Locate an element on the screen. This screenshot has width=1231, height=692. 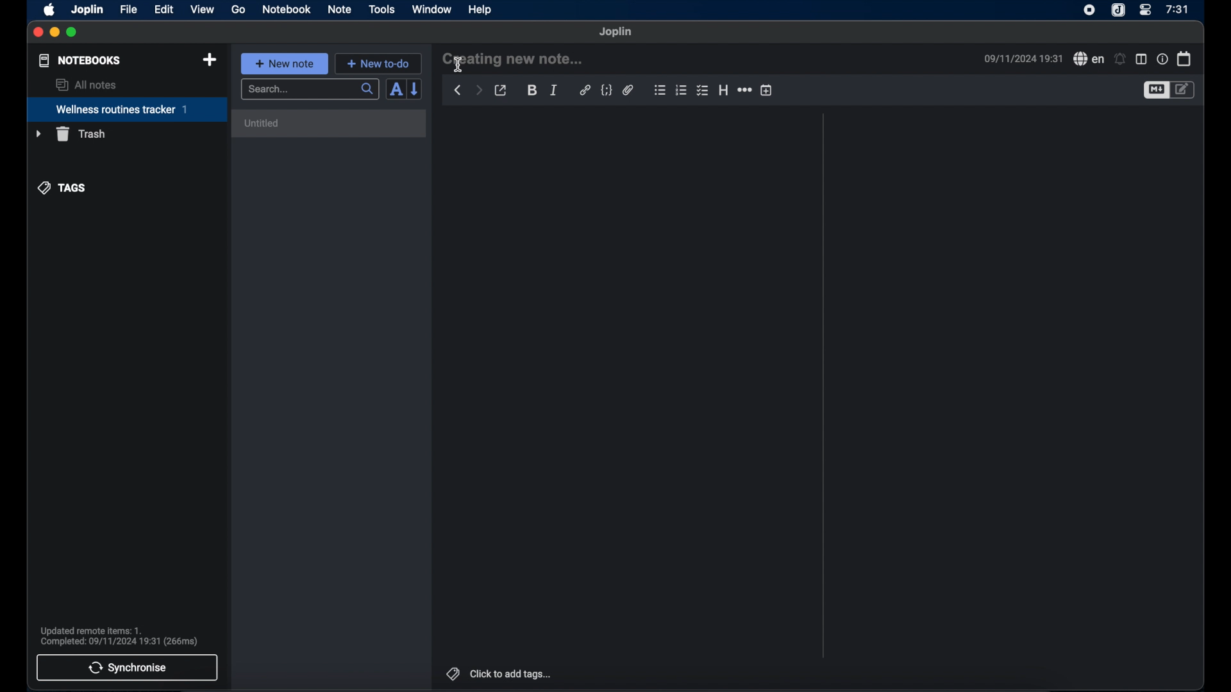
back is located at coordinates (457, 90).